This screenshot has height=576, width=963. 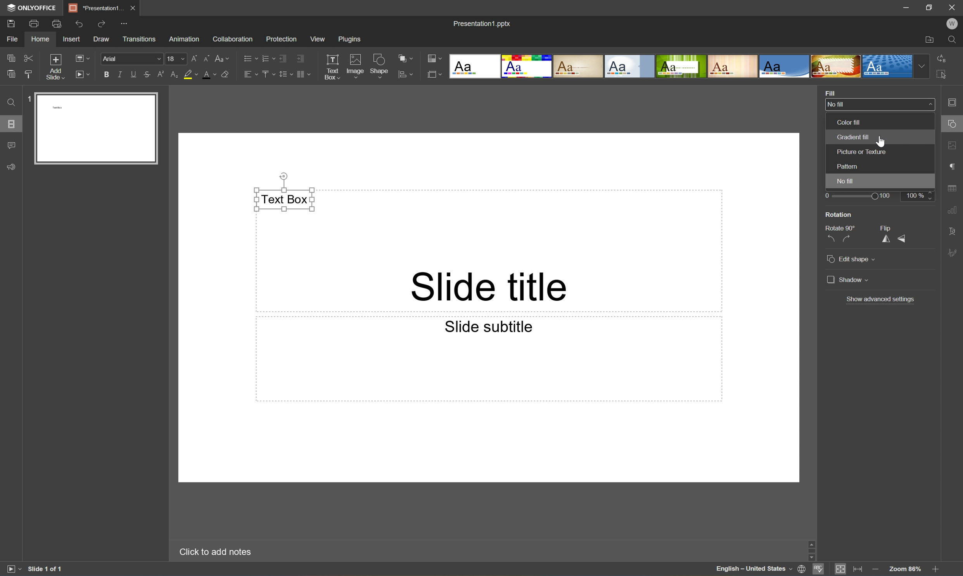 What do you see at coordinates (10, 125) in the screenshot?
I see `Slides` at bounding box center [10, 125].